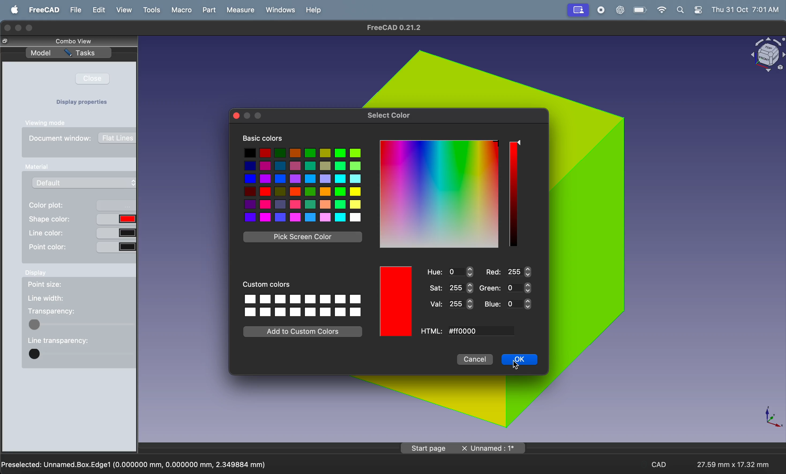 The image size is (786, 474). I want to click on transparency, so click(51, 311).